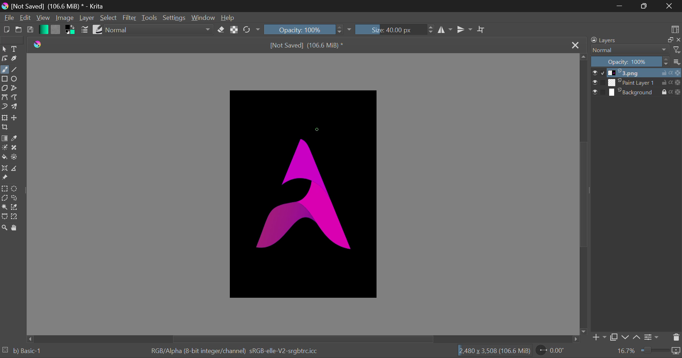 The width and height of the screenshot is (682, 358). Describe the element at coordinates (8, 18) in the screenshot. I see `File` at that location.